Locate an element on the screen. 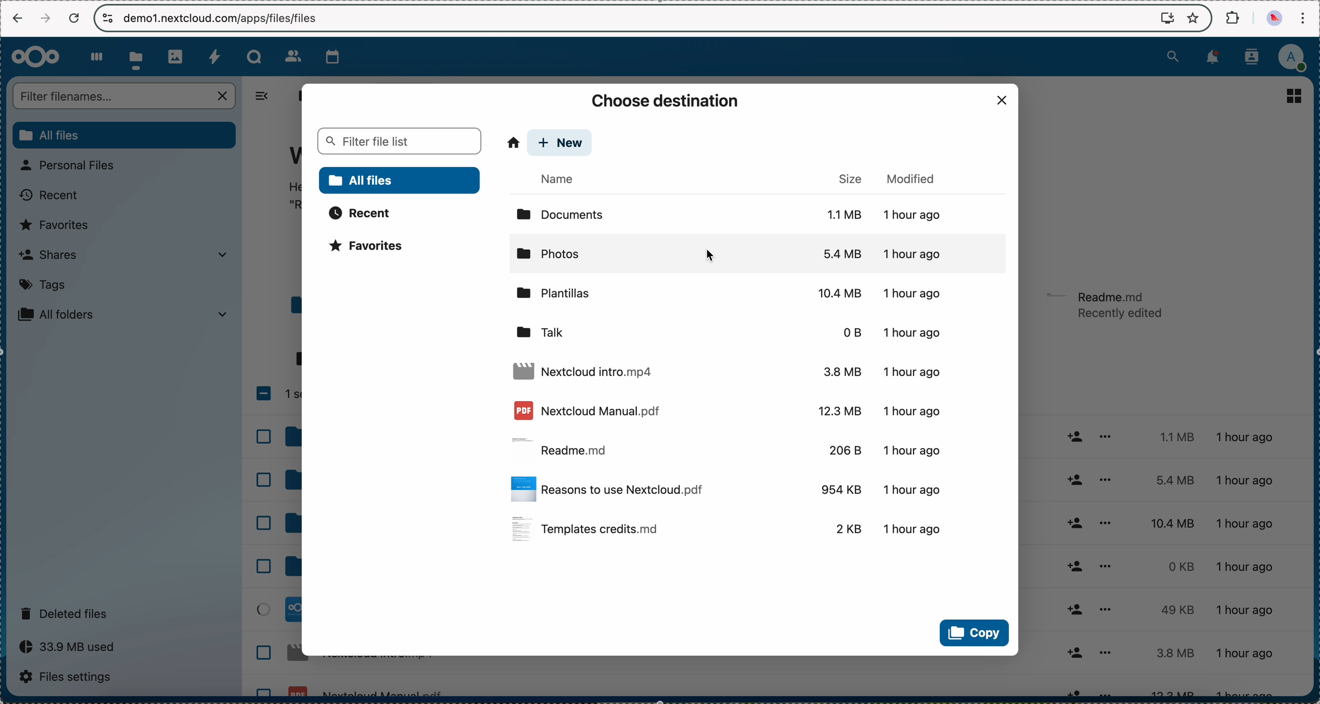 The width and height of the screenshot is (1320, 704). close window is located at coordinates (1002, 101).